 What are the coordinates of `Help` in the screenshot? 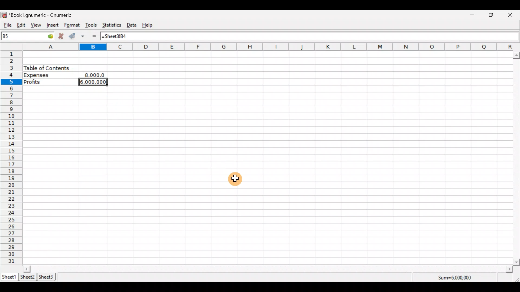 It's located at (150, 25).